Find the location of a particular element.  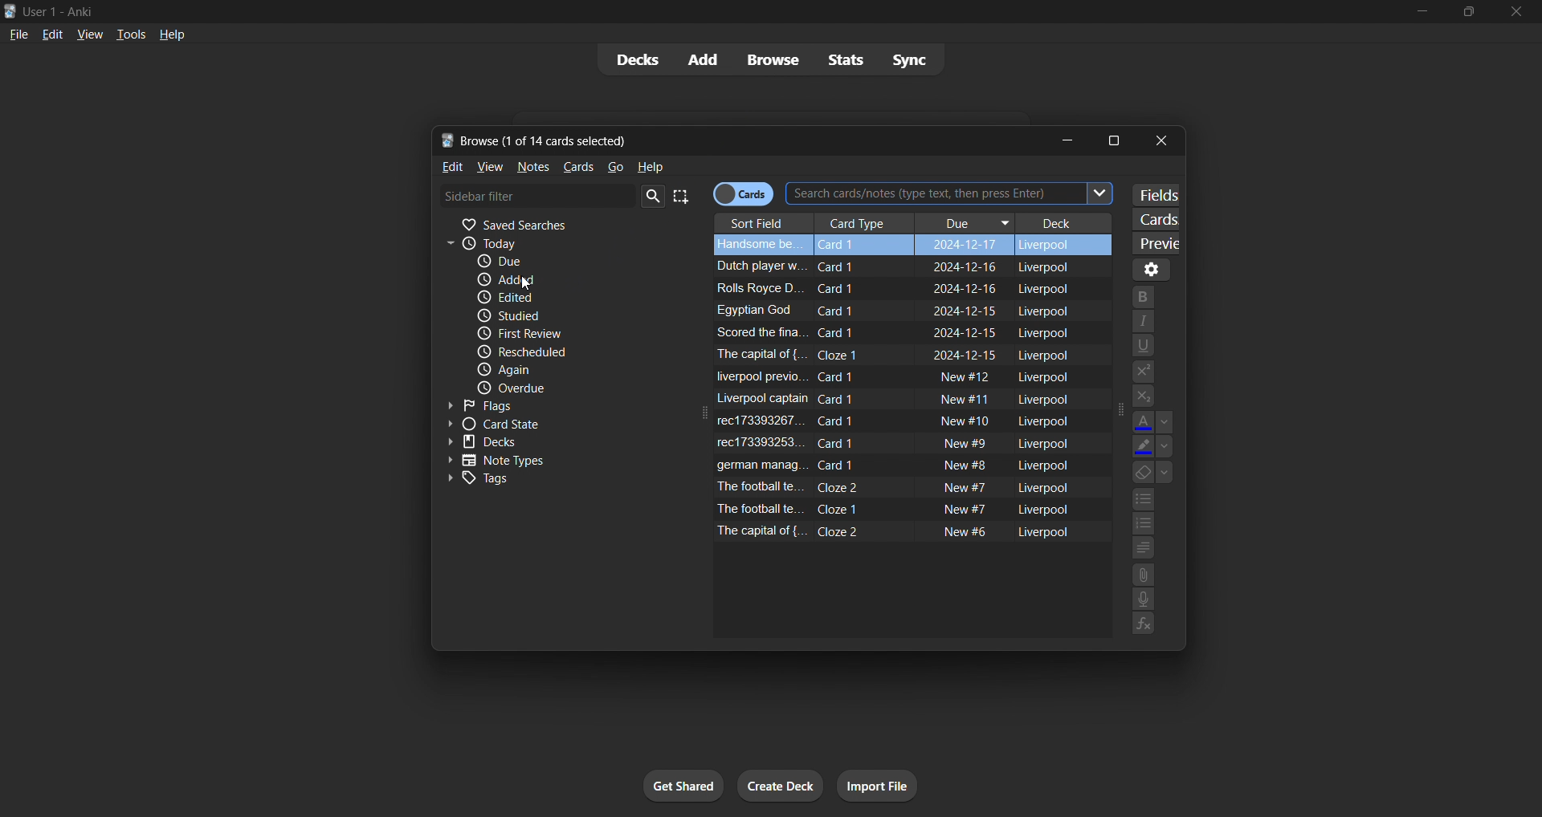

minimize is located at coordinates (1066, 139).